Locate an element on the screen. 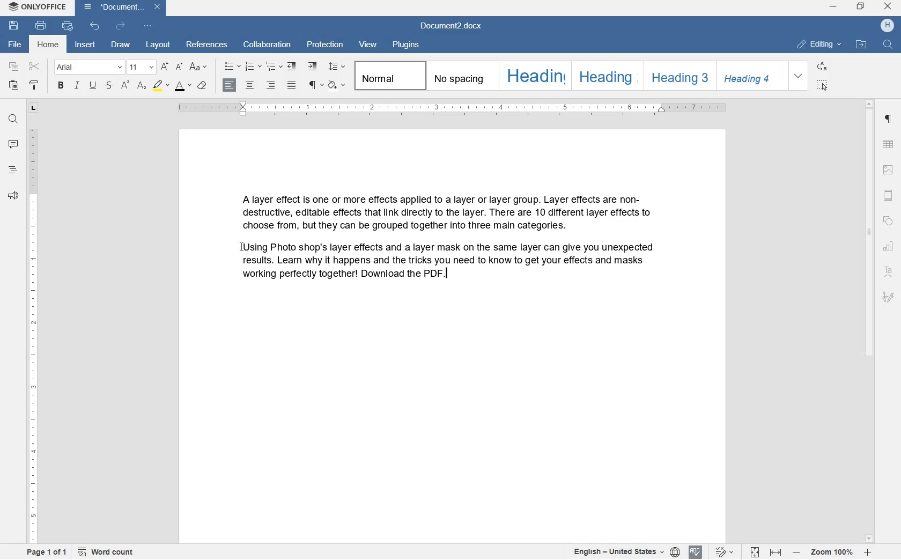  PARAGRAPH LINE SPACING is located at coordinates (337, 66).